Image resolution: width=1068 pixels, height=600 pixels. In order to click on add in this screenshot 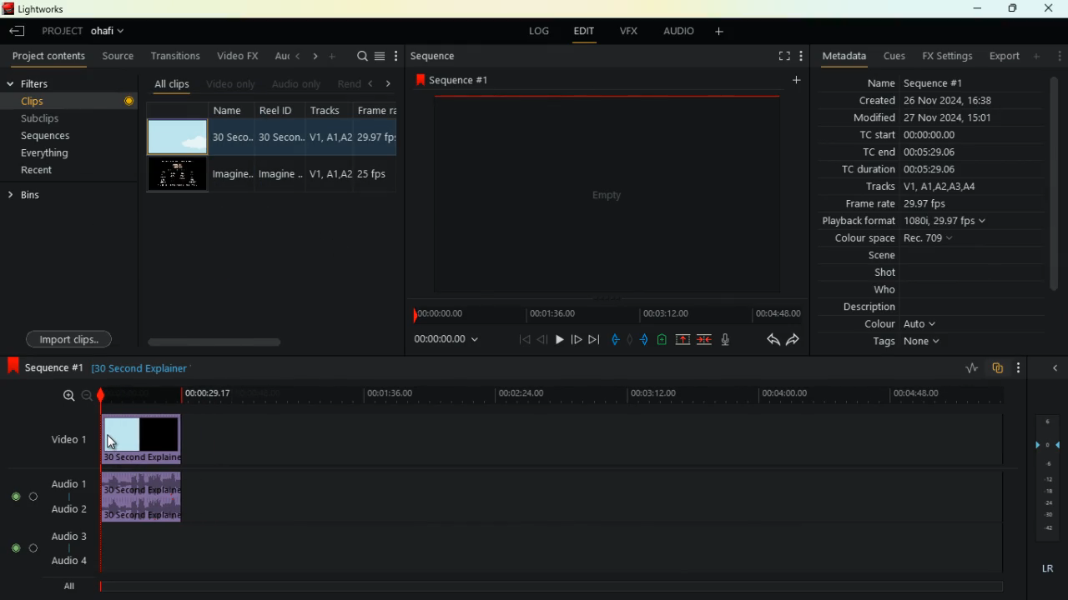, I will do `click(1035, 58)`.